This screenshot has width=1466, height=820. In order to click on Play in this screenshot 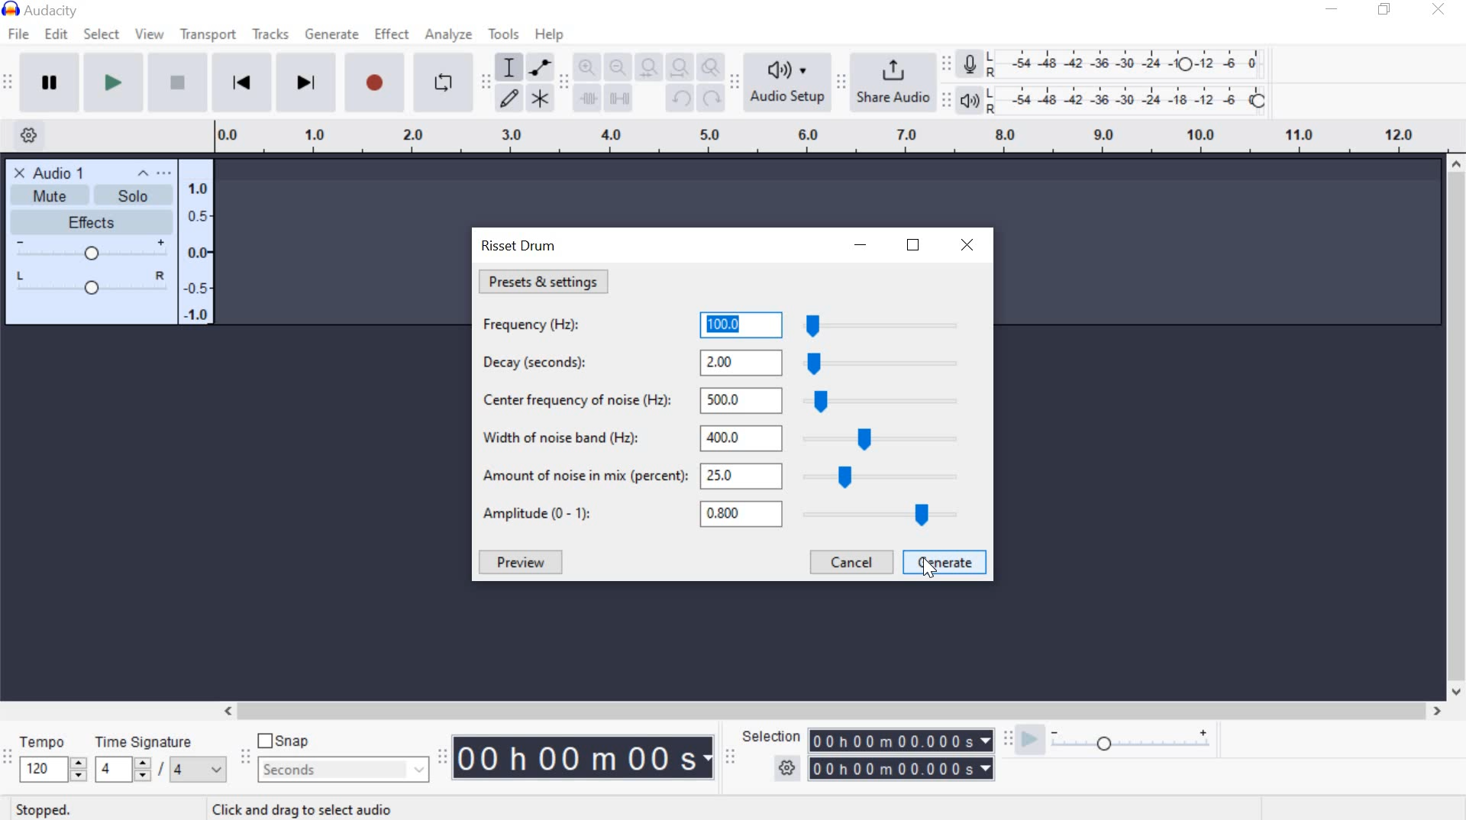, I will do `click(111, 82)`.